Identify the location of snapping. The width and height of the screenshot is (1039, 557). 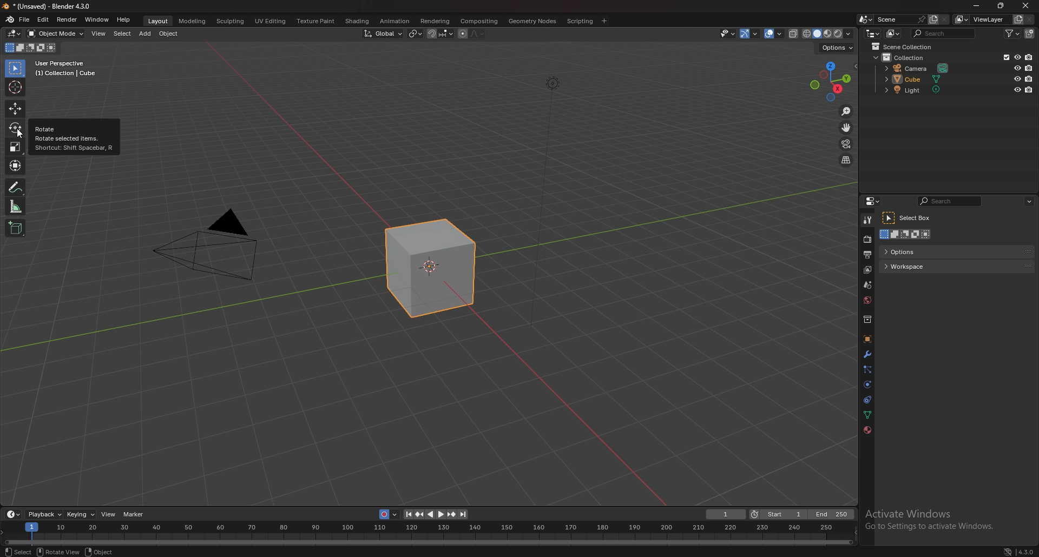
(440, 34).